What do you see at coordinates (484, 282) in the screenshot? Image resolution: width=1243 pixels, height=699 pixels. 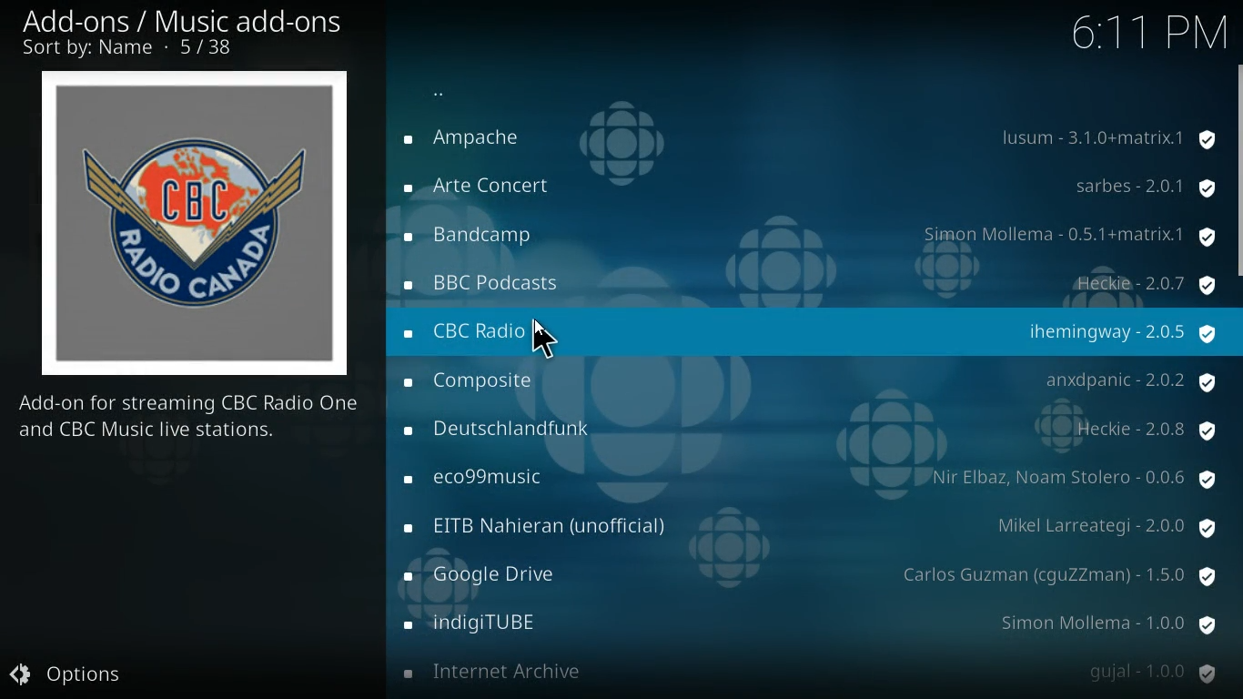 I see `radio name` at bounding box center [484, 282].